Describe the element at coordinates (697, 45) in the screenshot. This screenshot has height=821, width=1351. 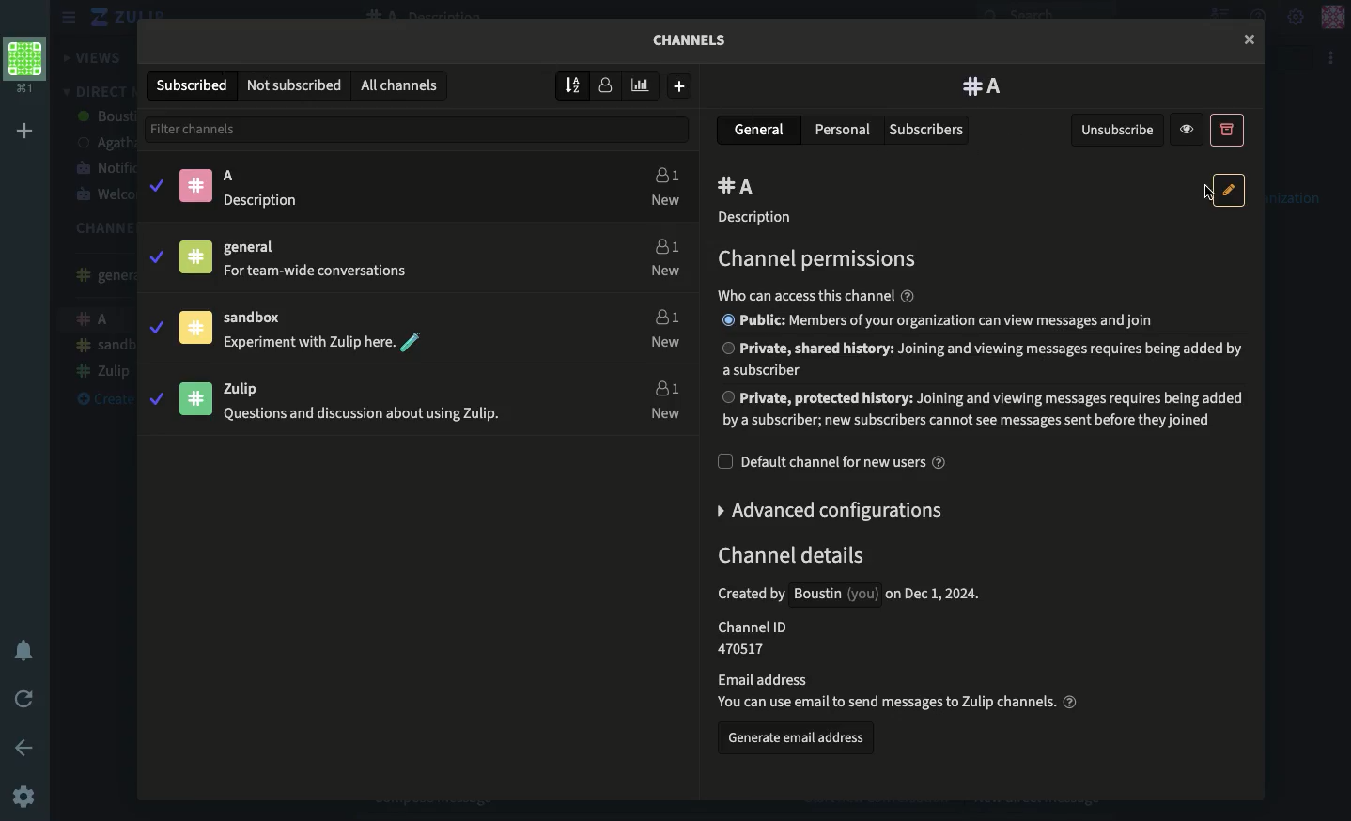
I see `Channels` at that location.